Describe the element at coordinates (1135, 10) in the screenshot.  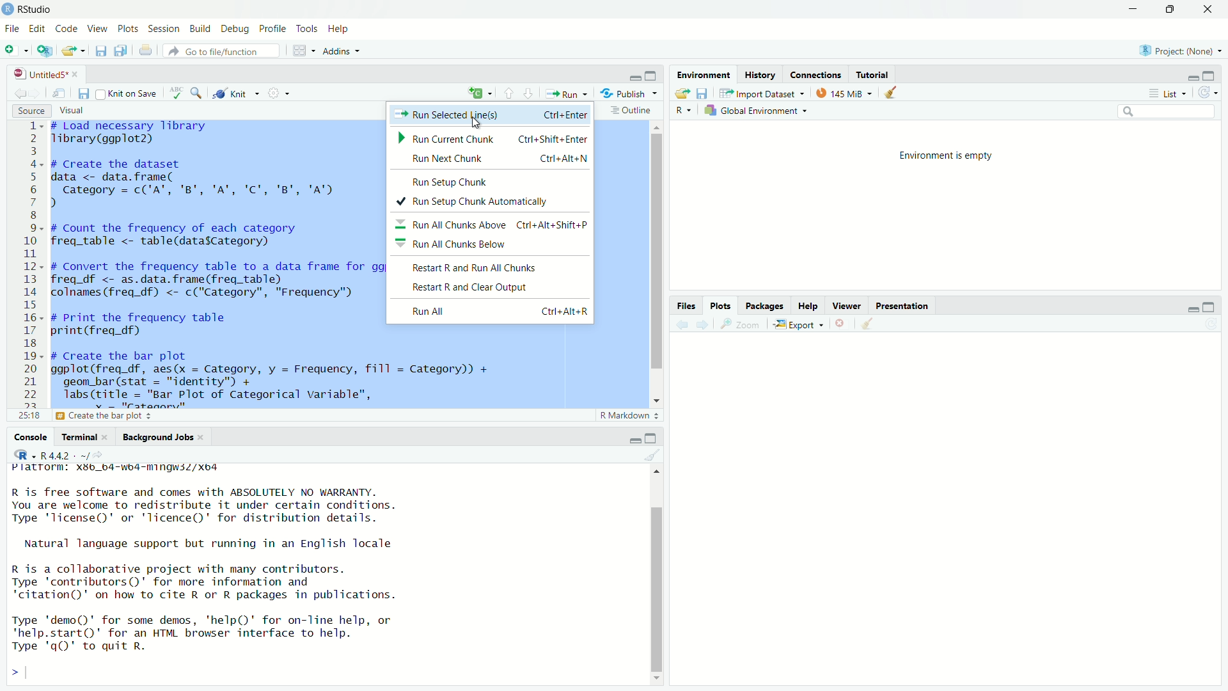
I see `minimize` at that location.